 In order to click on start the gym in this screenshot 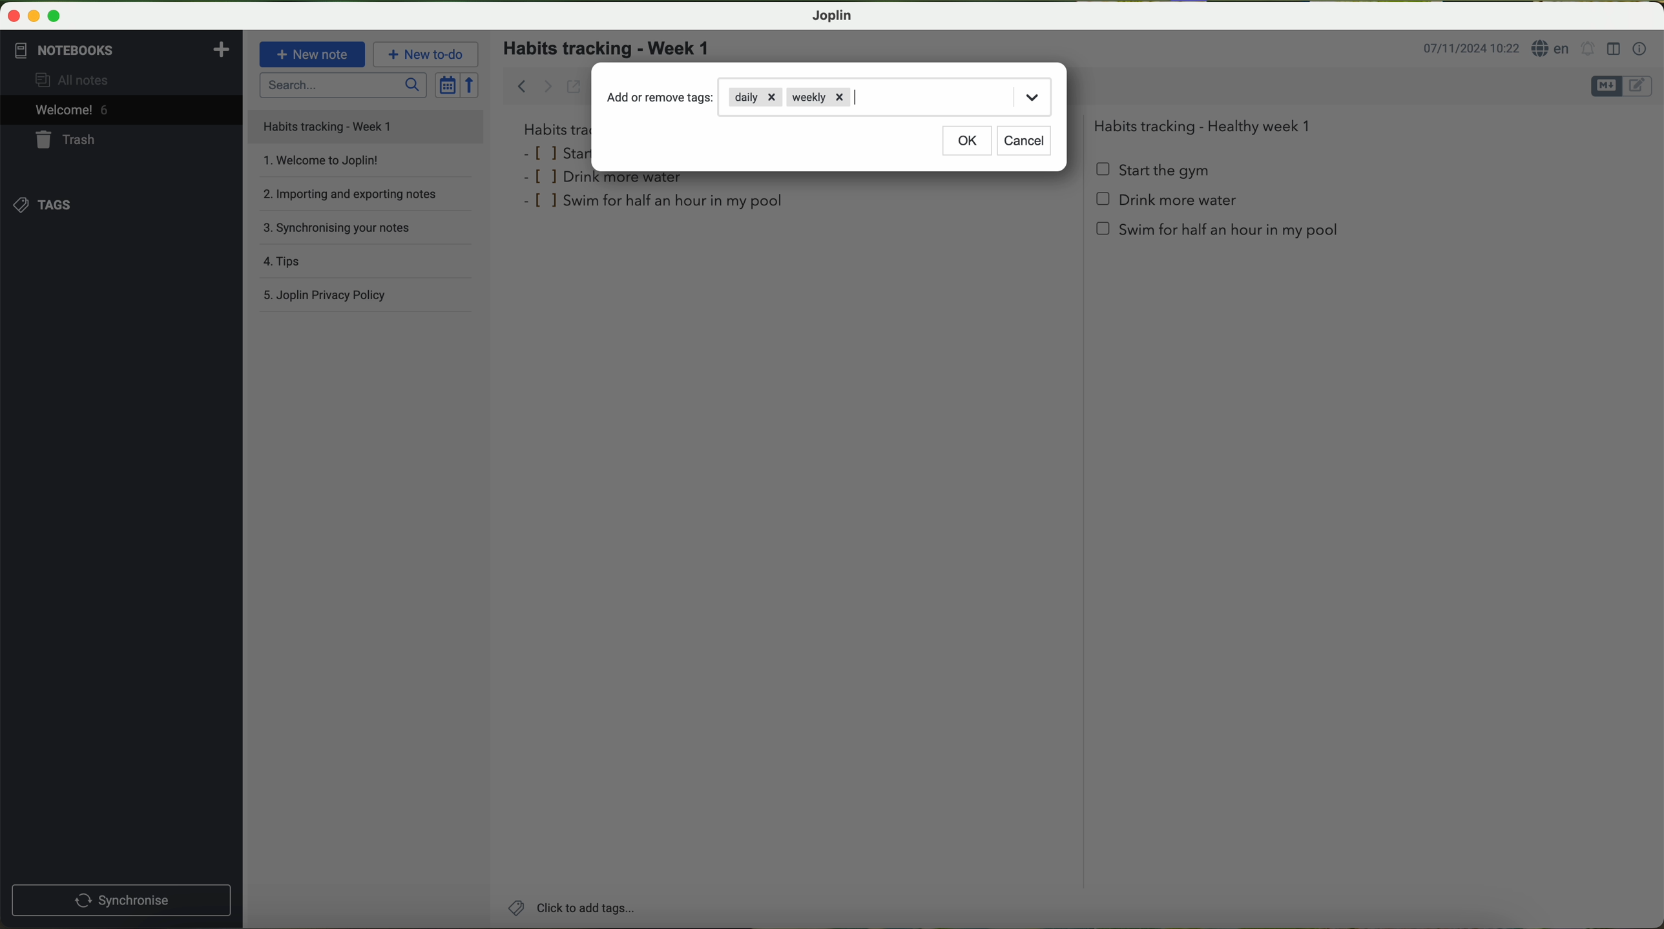, I will do `click(1154, 171)`.